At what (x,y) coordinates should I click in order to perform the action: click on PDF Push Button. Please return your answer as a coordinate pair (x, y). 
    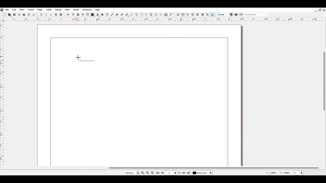
    Looking at the image, I should click on (178, 15).